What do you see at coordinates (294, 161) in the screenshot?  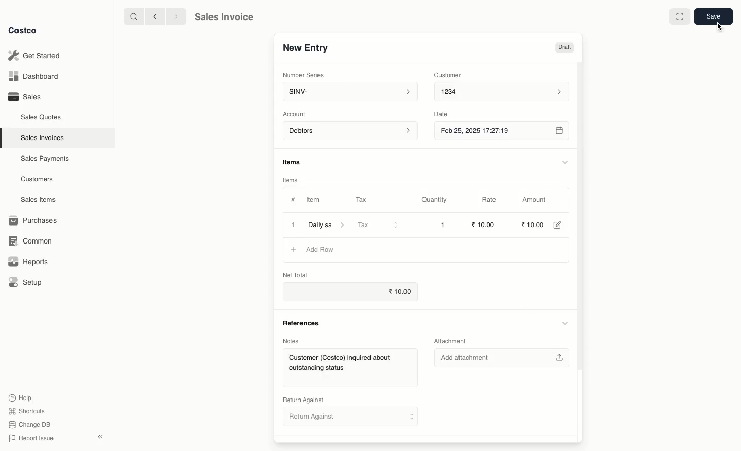 I see `` at bounding box center [294, 161].